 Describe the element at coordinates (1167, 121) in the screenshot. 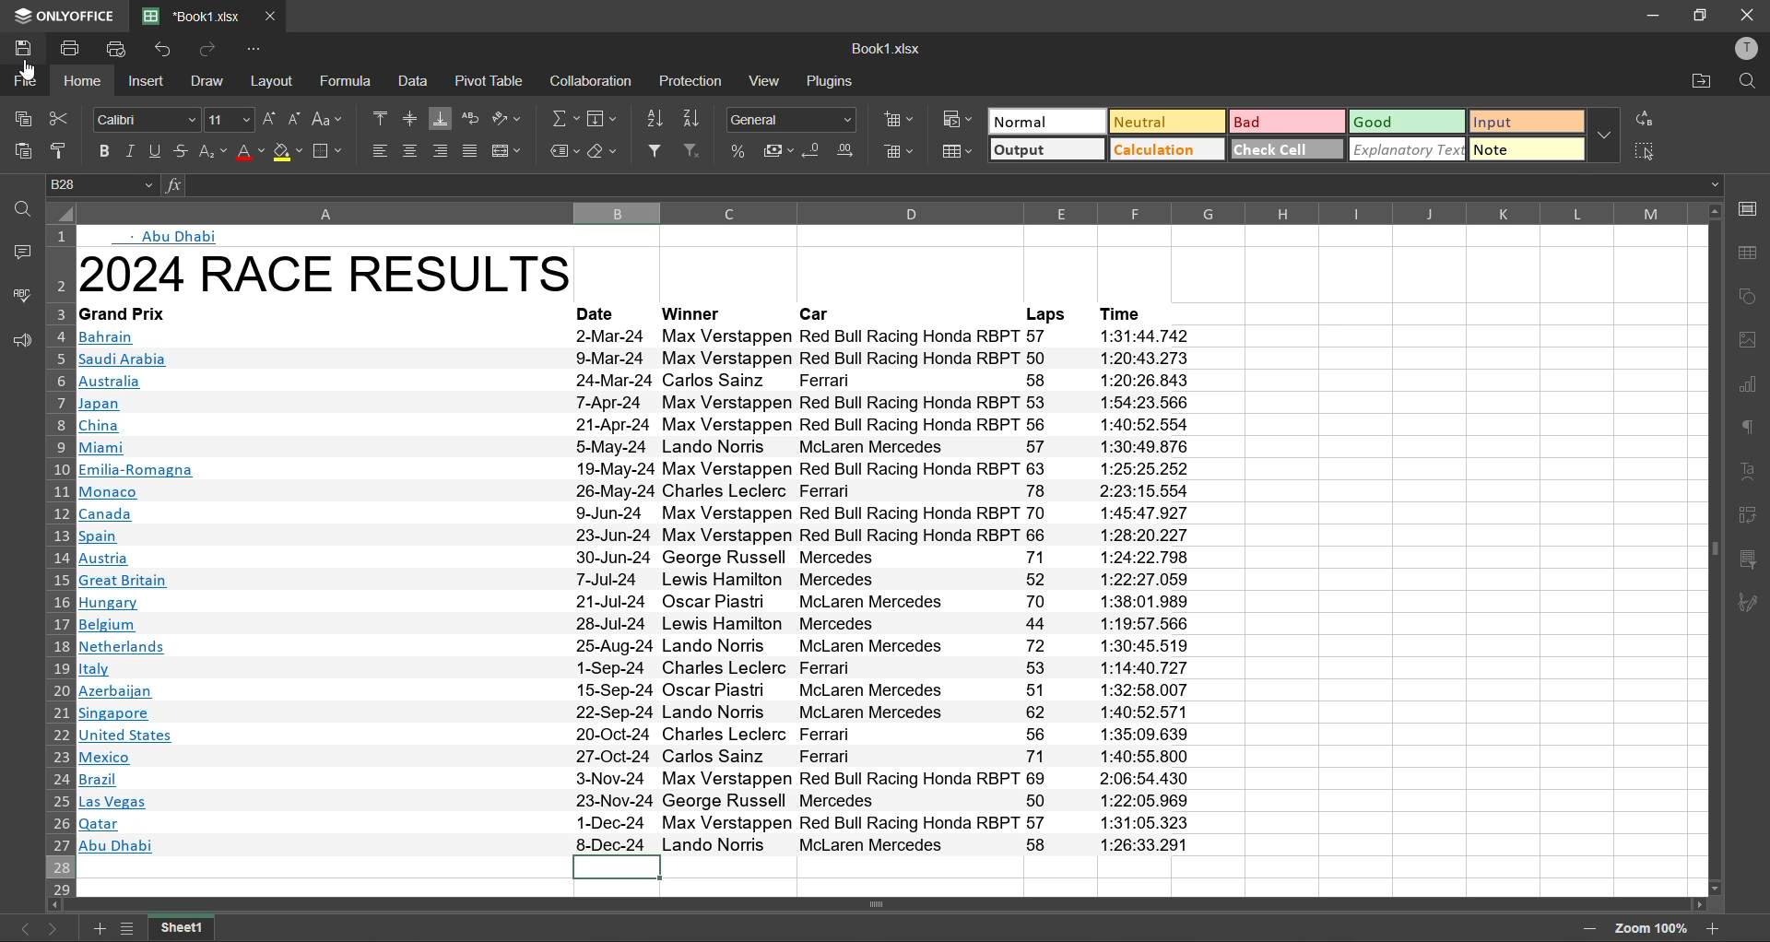

I see `neutral` at that location.